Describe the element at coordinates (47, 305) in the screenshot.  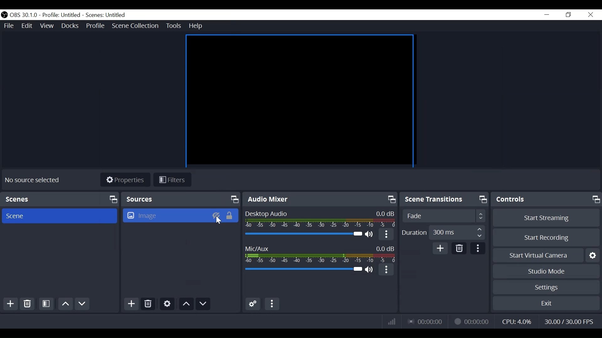
I see `Open Scene Filters` at that location.